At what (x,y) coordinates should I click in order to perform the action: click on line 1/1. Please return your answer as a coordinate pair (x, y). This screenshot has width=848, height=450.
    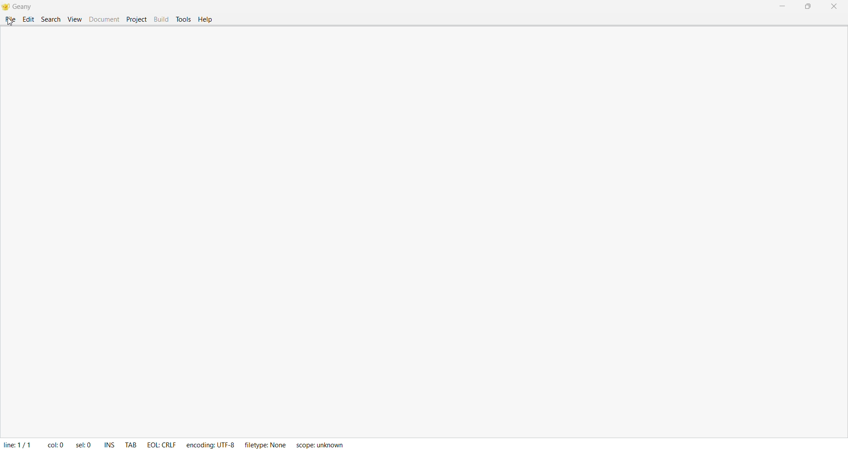
    Looking at the image, I should click on (16, 445).